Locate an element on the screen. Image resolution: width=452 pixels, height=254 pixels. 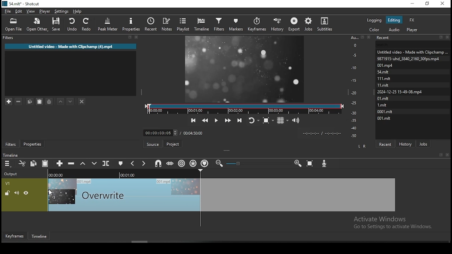
logging is located at coordinates (375, 21).